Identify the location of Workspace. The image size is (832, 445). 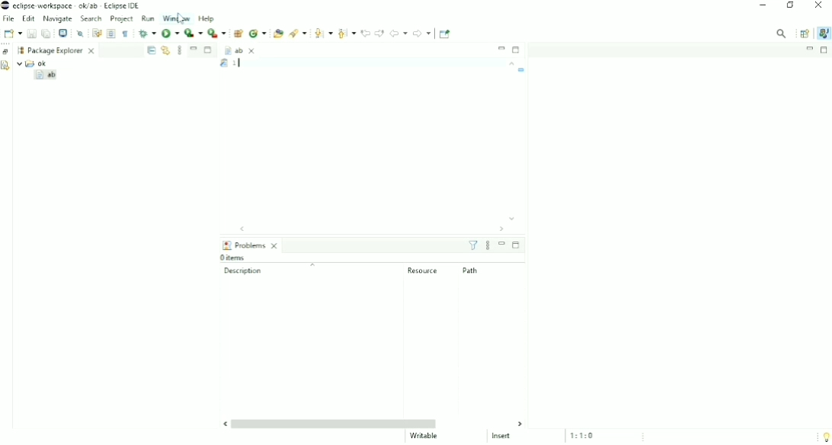
(19, 50).